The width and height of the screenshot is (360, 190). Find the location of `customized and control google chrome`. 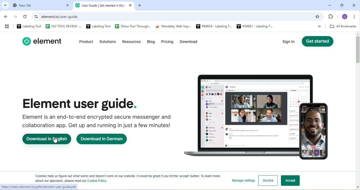

customized and control google chrome is located at coordinates (356, 17).